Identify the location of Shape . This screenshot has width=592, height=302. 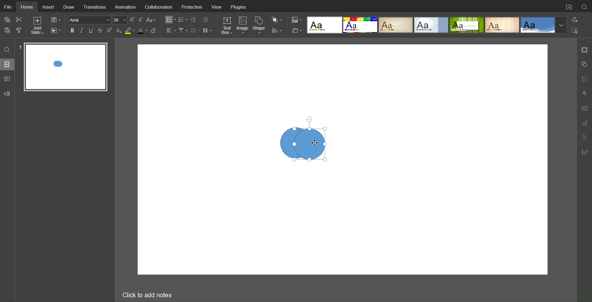
(260, 25).